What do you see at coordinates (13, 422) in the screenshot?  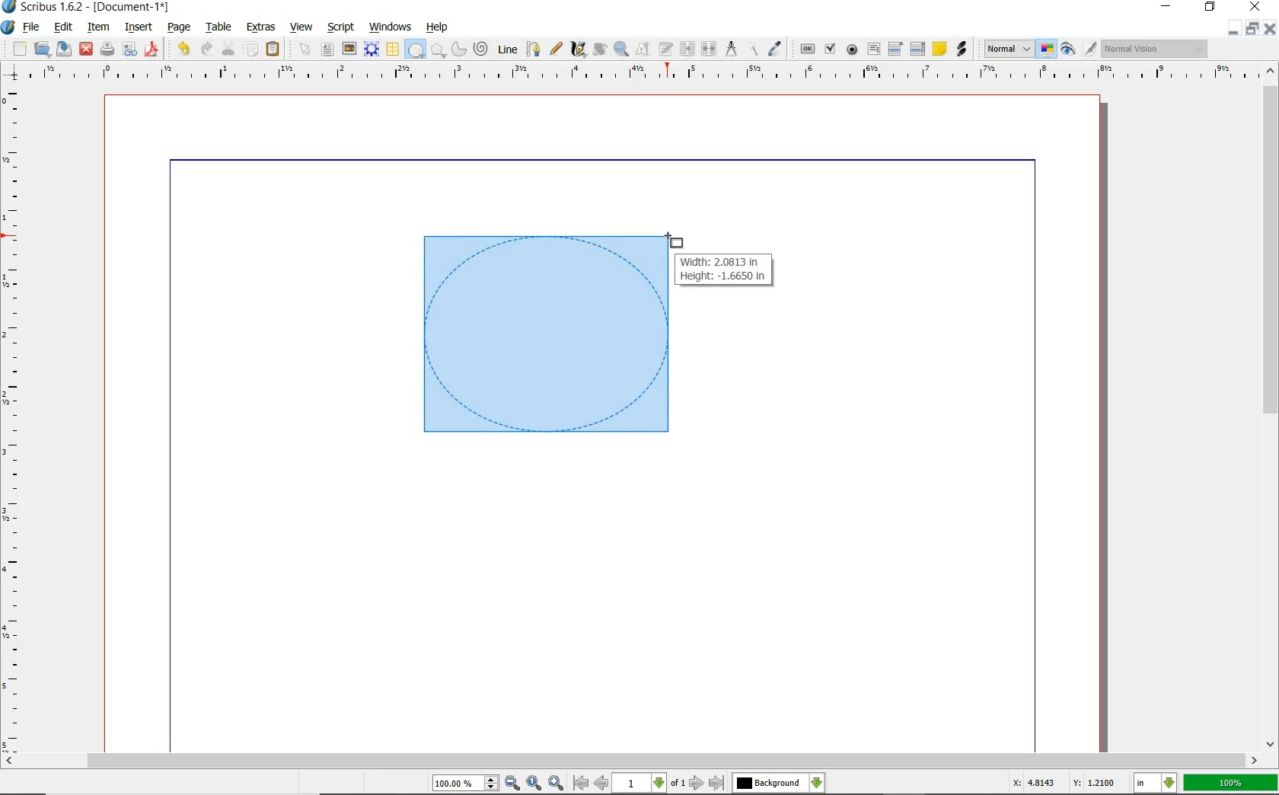 I see `RULER` at bounding box center [13, 422].